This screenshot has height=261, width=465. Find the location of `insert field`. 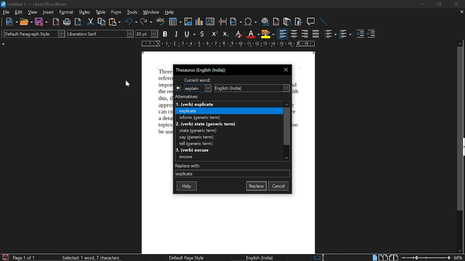

insert field is located at coordinates (236, 22).